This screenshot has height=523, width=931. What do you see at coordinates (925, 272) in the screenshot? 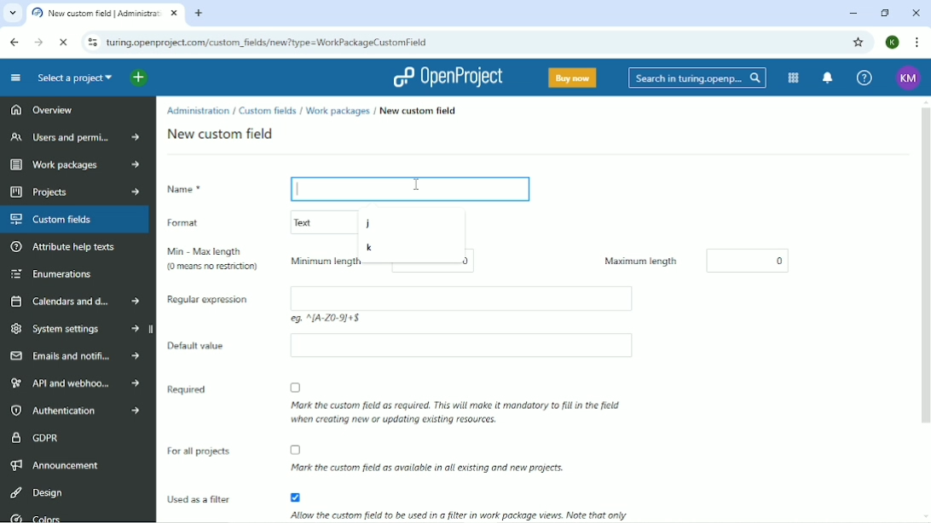
I see `Vertical scrollbar` at bounding box center [925, 272].